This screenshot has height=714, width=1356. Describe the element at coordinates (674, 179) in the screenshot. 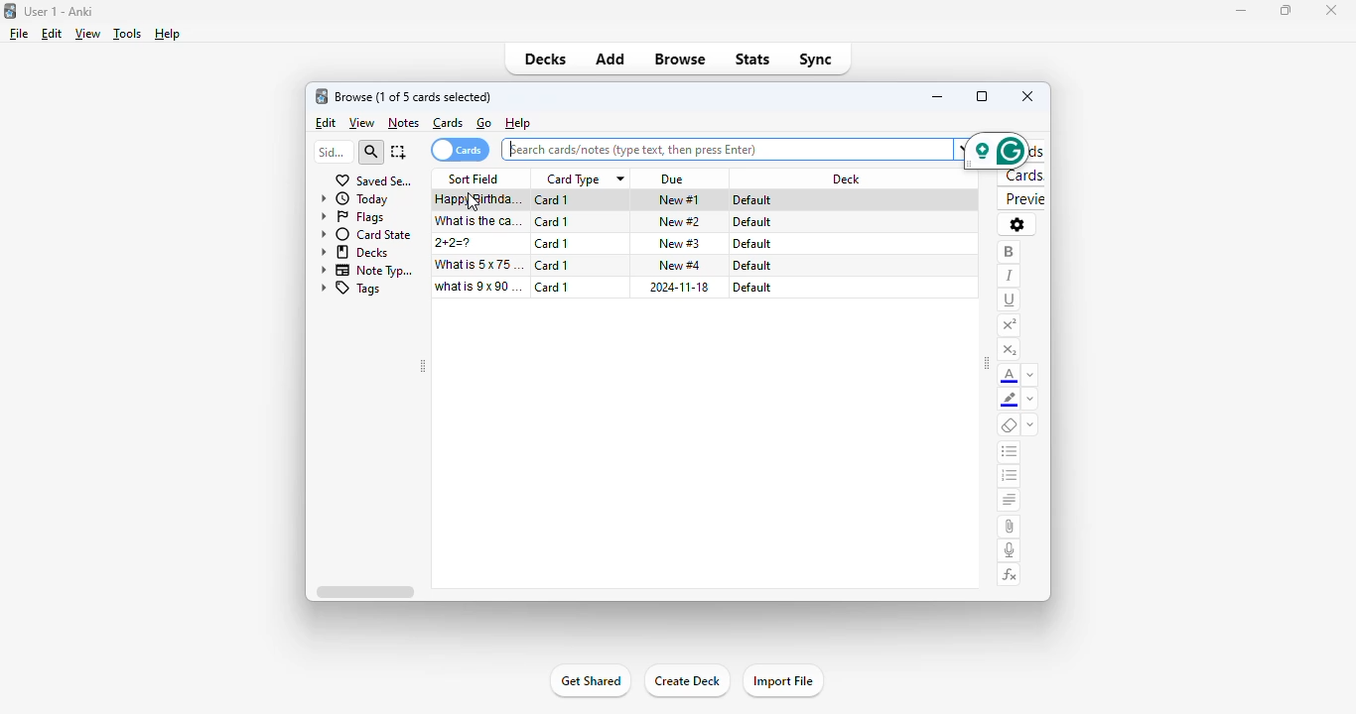

I see `due` at that location.